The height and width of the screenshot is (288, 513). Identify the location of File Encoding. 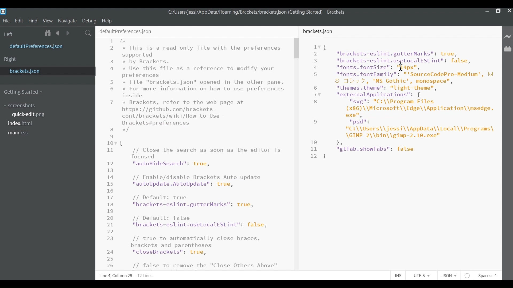
(422, 275).